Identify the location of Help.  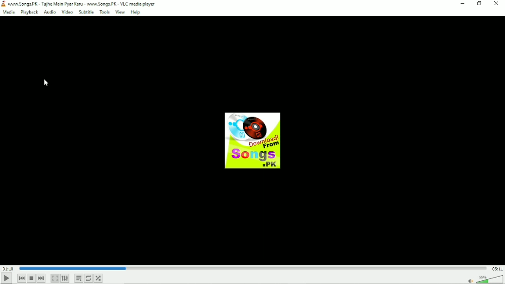
(136, 12).